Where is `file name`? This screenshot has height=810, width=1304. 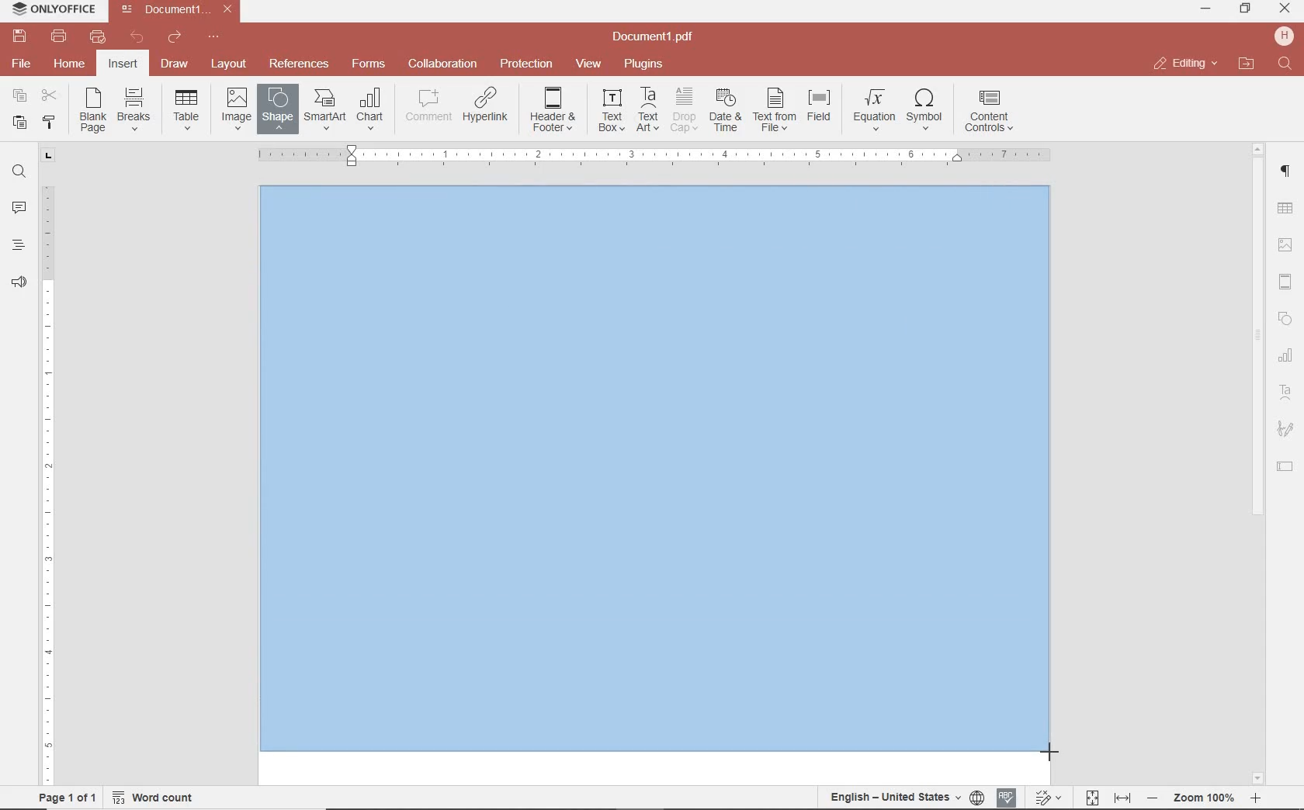 file name is located at coordinates (180, 9).